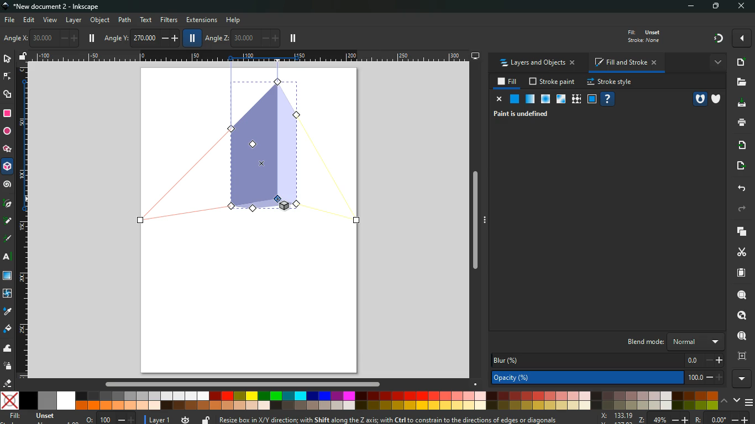  I want to click on frame, so click(592, 99).